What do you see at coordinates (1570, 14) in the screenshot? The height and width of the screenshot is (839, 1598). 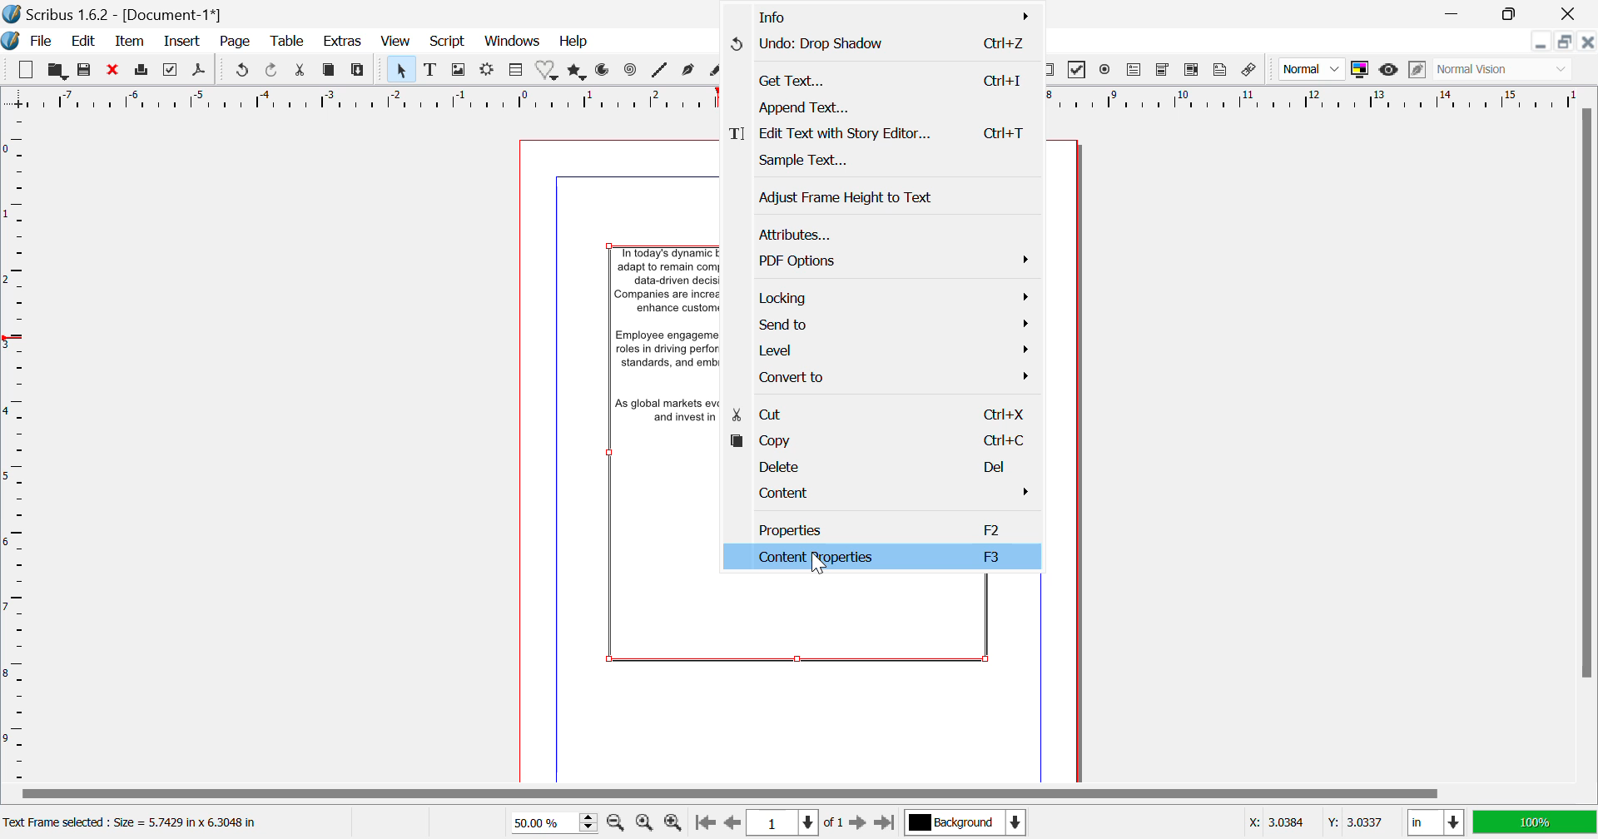 I see `Close` at bounding box center [1570, 14].